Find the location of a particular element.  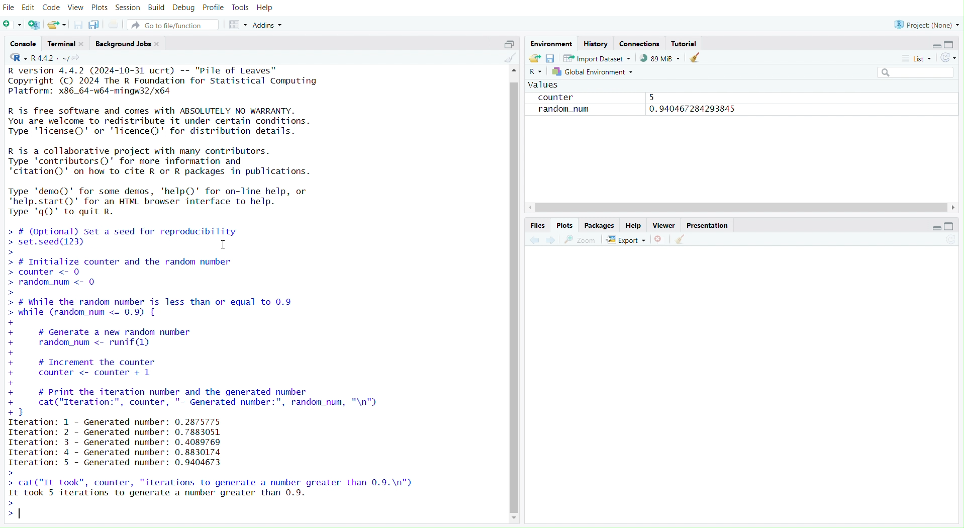

Edit is located at coordinates (29, 8).